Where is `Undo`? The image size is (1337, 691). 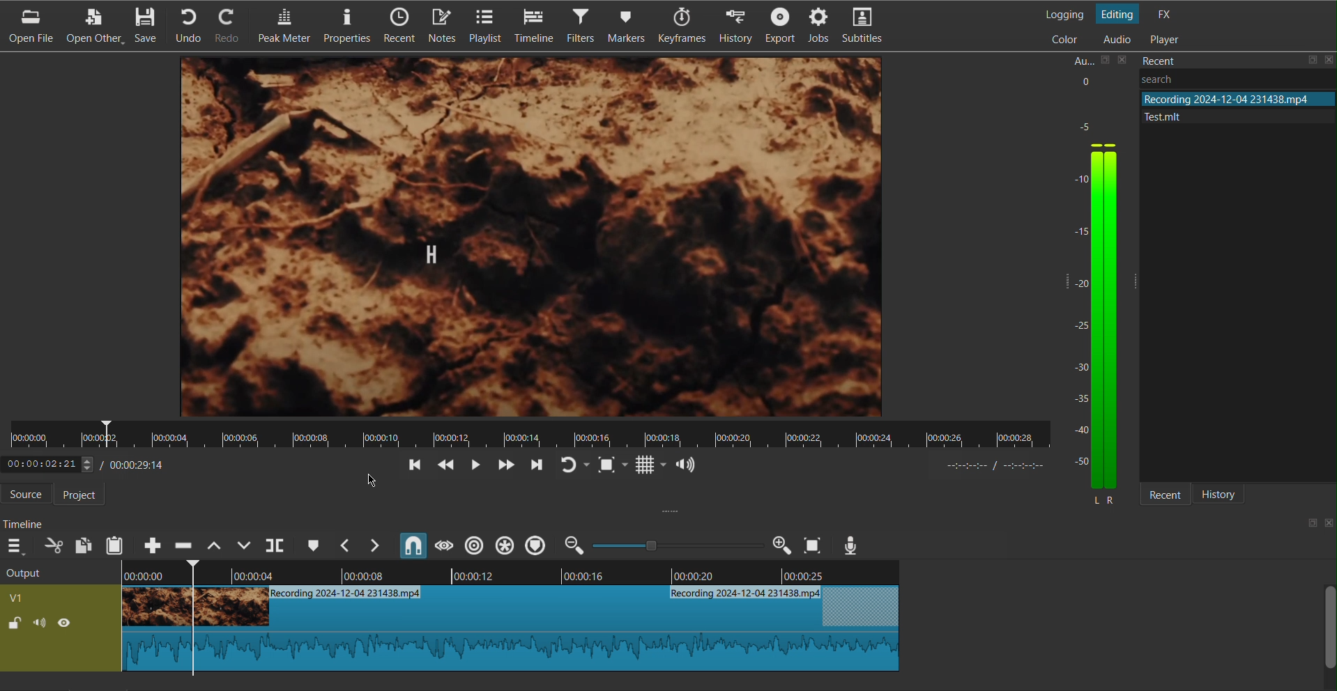 Undo is located at coordinates (192, 24).